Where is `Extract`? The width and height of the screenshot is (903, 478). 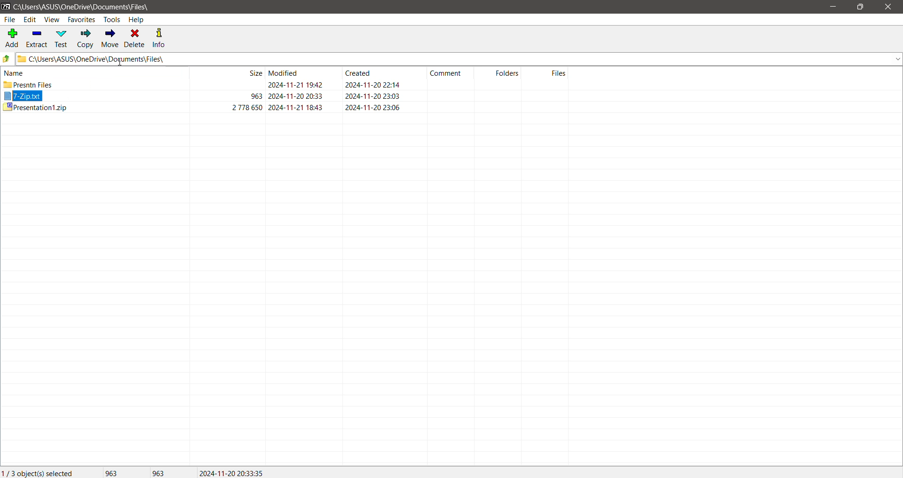
Extract is located at coordinates (37, 39).